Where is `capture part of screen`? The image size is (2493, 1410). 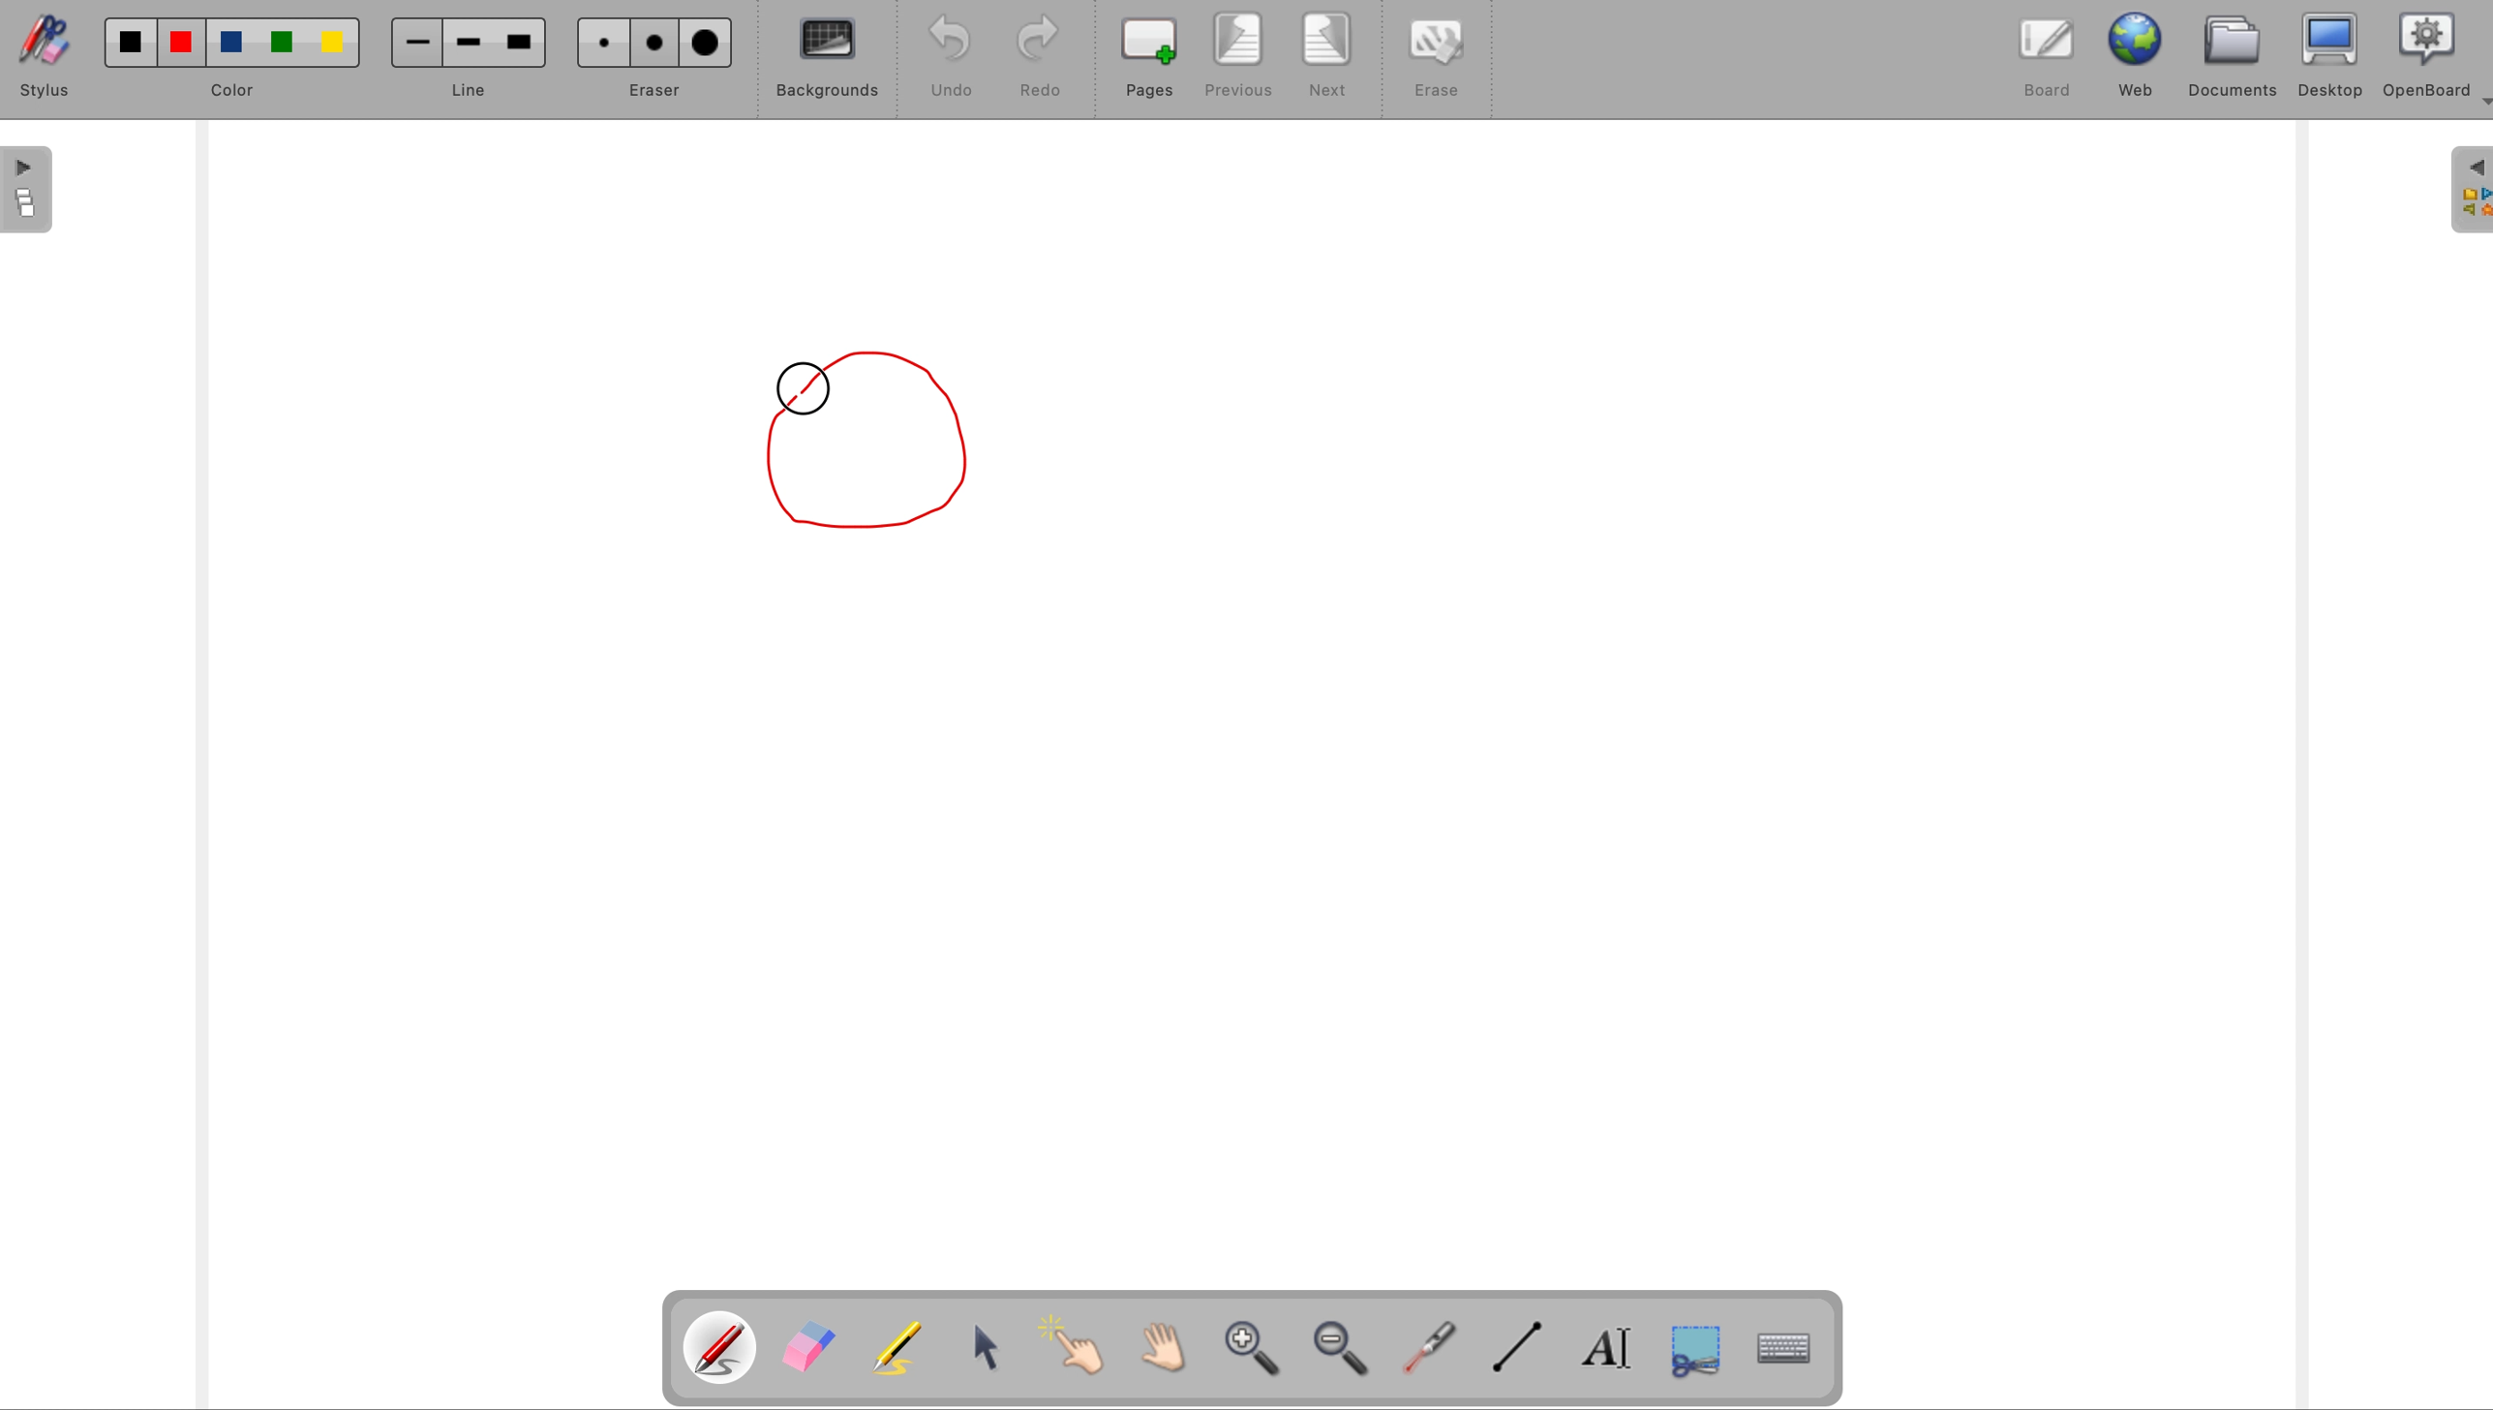
capture part of screen is located at coordinates (1709, 1357).